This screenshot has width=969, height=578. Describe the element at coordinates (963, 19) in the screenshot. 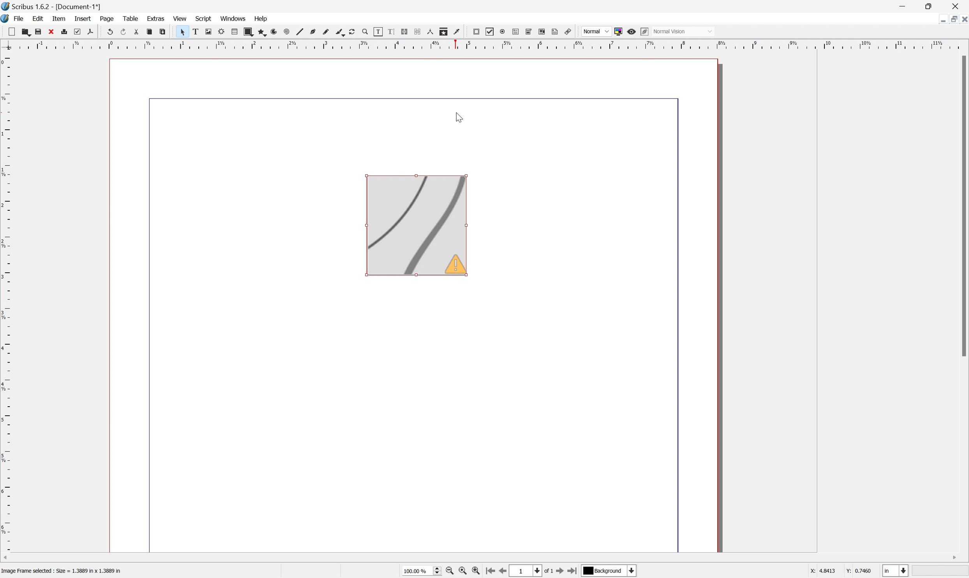

I see `Close` at that location.